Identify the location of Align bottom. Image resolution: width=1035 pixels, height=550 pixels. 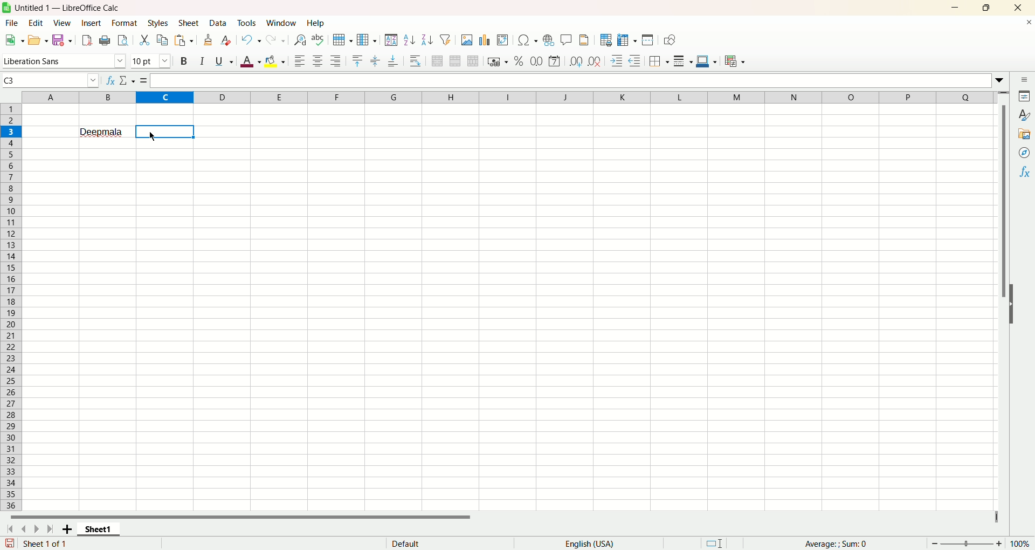
(392, 62).